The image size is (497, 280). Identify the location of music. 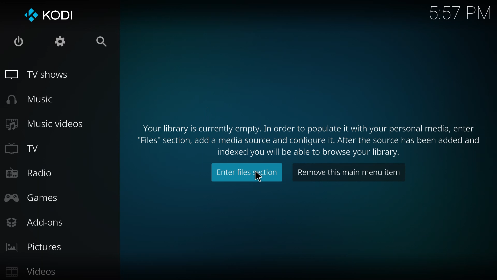
(33, 99).